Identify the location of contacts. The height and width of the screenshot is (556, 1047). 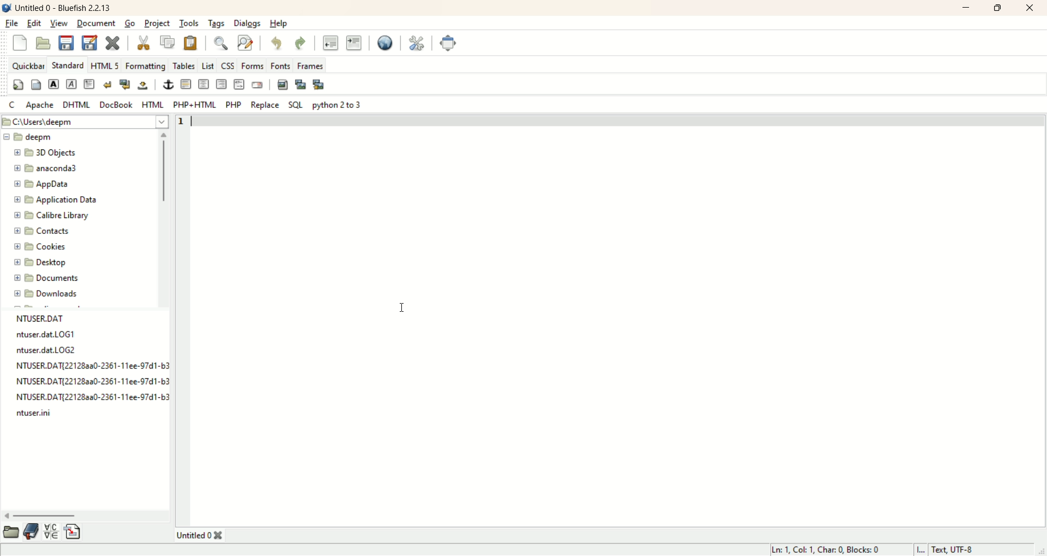
(41, 232).